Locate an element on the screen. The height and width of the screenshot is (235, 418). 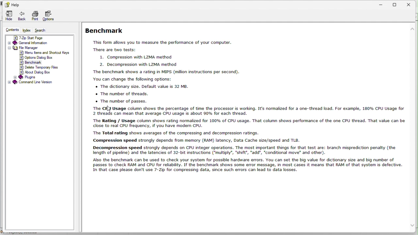
File manager is located at coordinates (37, 48).